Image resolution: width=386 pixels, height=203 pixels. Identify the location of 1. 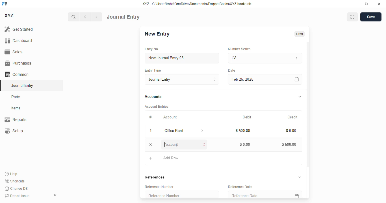
(151, 131).